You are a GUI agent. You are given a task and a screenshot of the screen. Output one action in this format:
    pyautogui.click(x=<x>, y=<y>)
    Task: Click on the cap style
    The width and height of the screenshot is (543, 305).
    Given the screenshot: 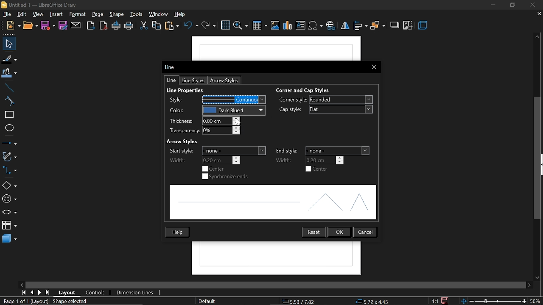 What is the action you would take?
    pyautogui.click(x=342, y=109)
    